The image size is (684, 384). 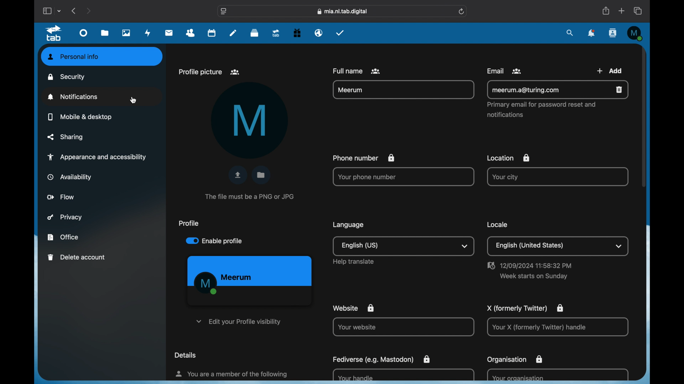 I want to click on new tab, so click(x=622, y=11).